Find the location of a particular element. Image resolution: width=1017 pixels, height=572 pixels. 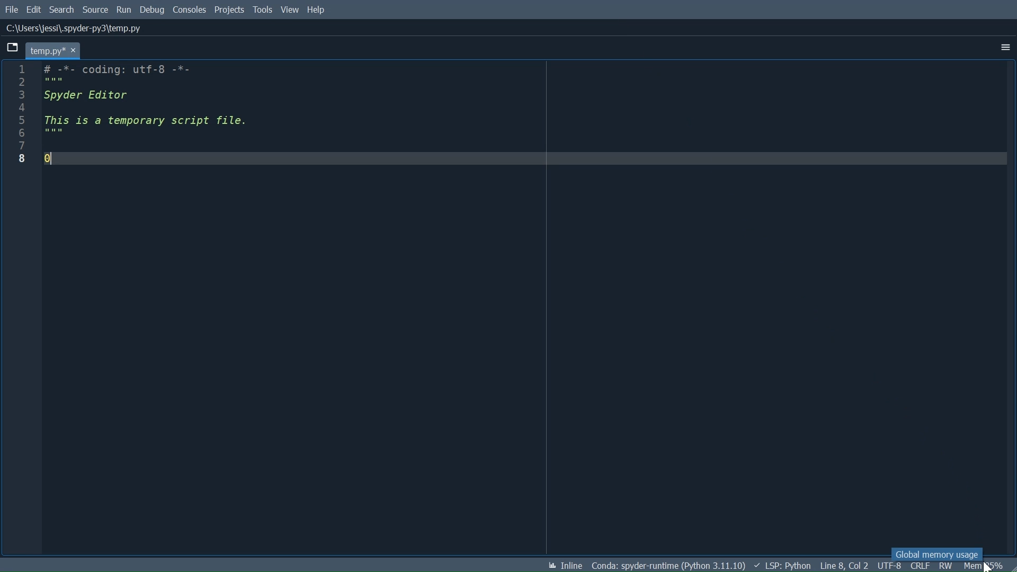

Toggle between inline and interactive Matplotlib plotting is located at coordinates (564, 565).